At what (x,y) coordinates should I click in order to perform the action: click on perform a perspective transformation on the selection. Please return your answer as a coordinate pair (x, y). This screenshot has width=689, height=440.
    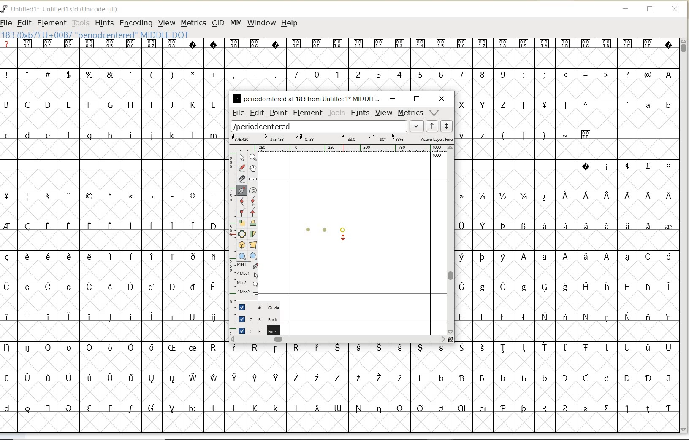
    Looking at the image, I should click on (253, 245).